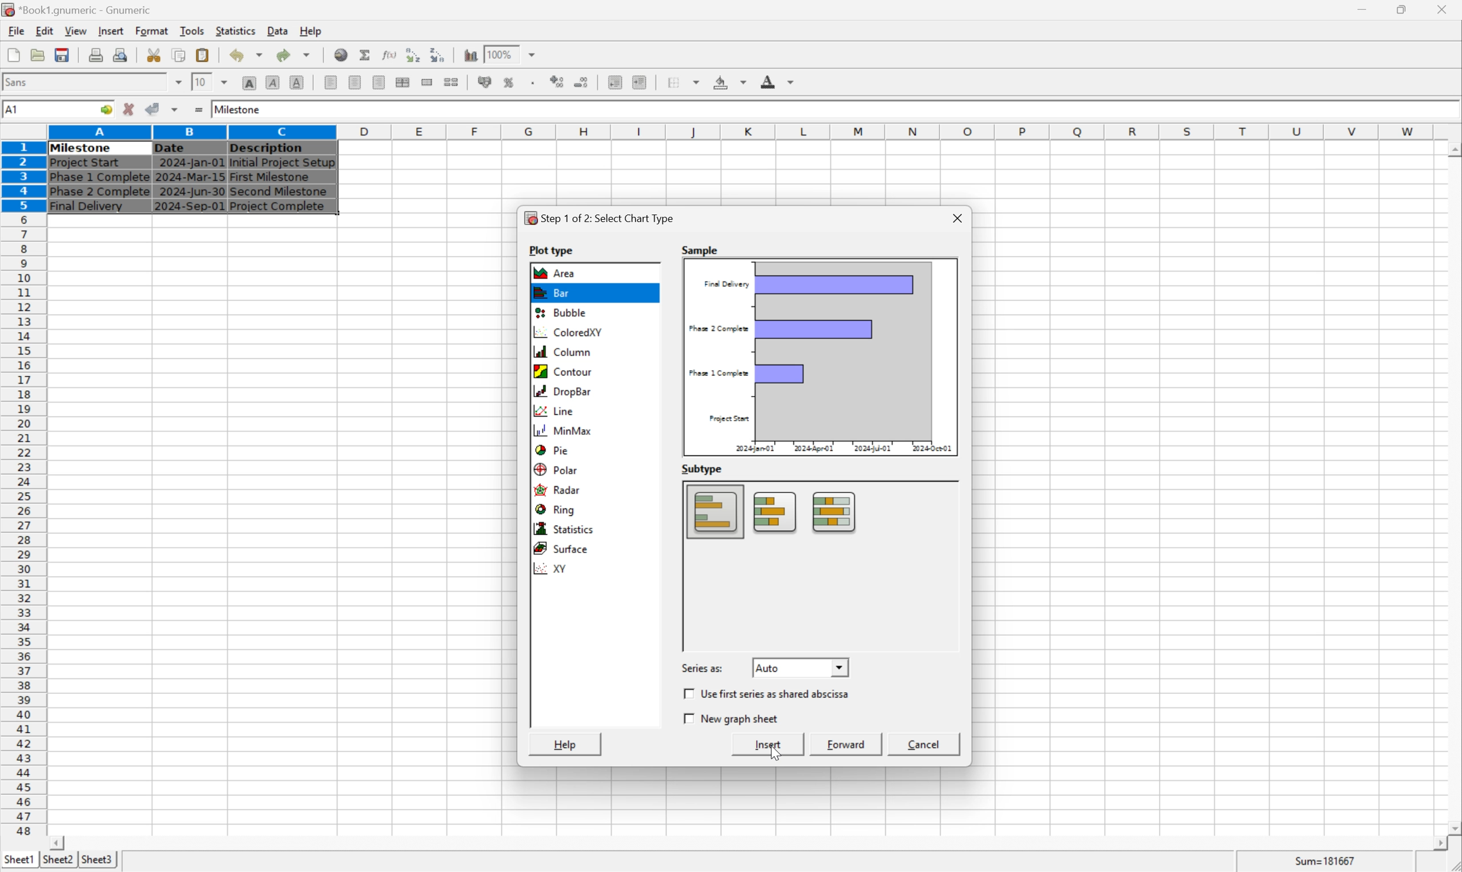  What do you see at coordinates (703, 667) in the screenshot?
I see `series as:` at bounding box center [703, 667].